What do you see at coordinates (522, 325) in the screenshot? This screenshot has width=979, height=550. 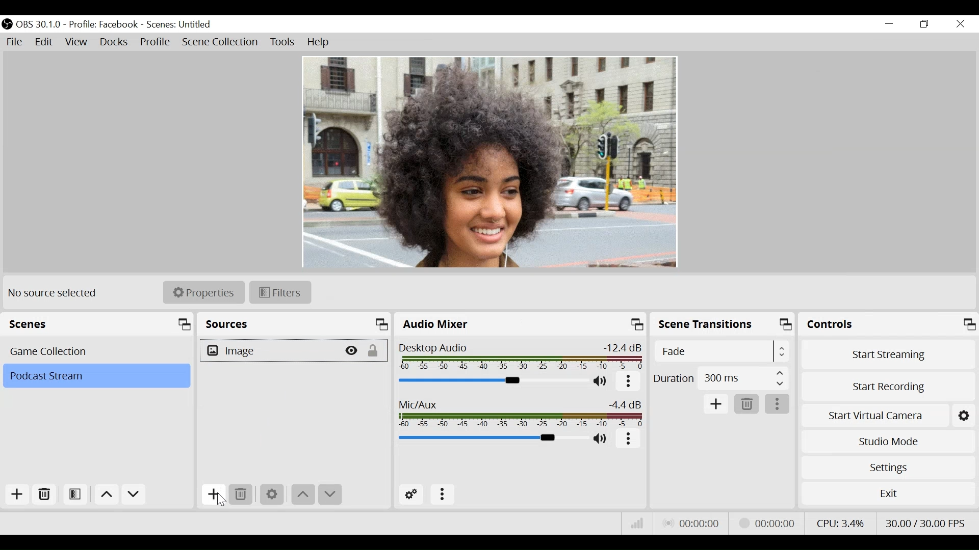 I see `Audio Mixer` at bounding box center [522, 325].